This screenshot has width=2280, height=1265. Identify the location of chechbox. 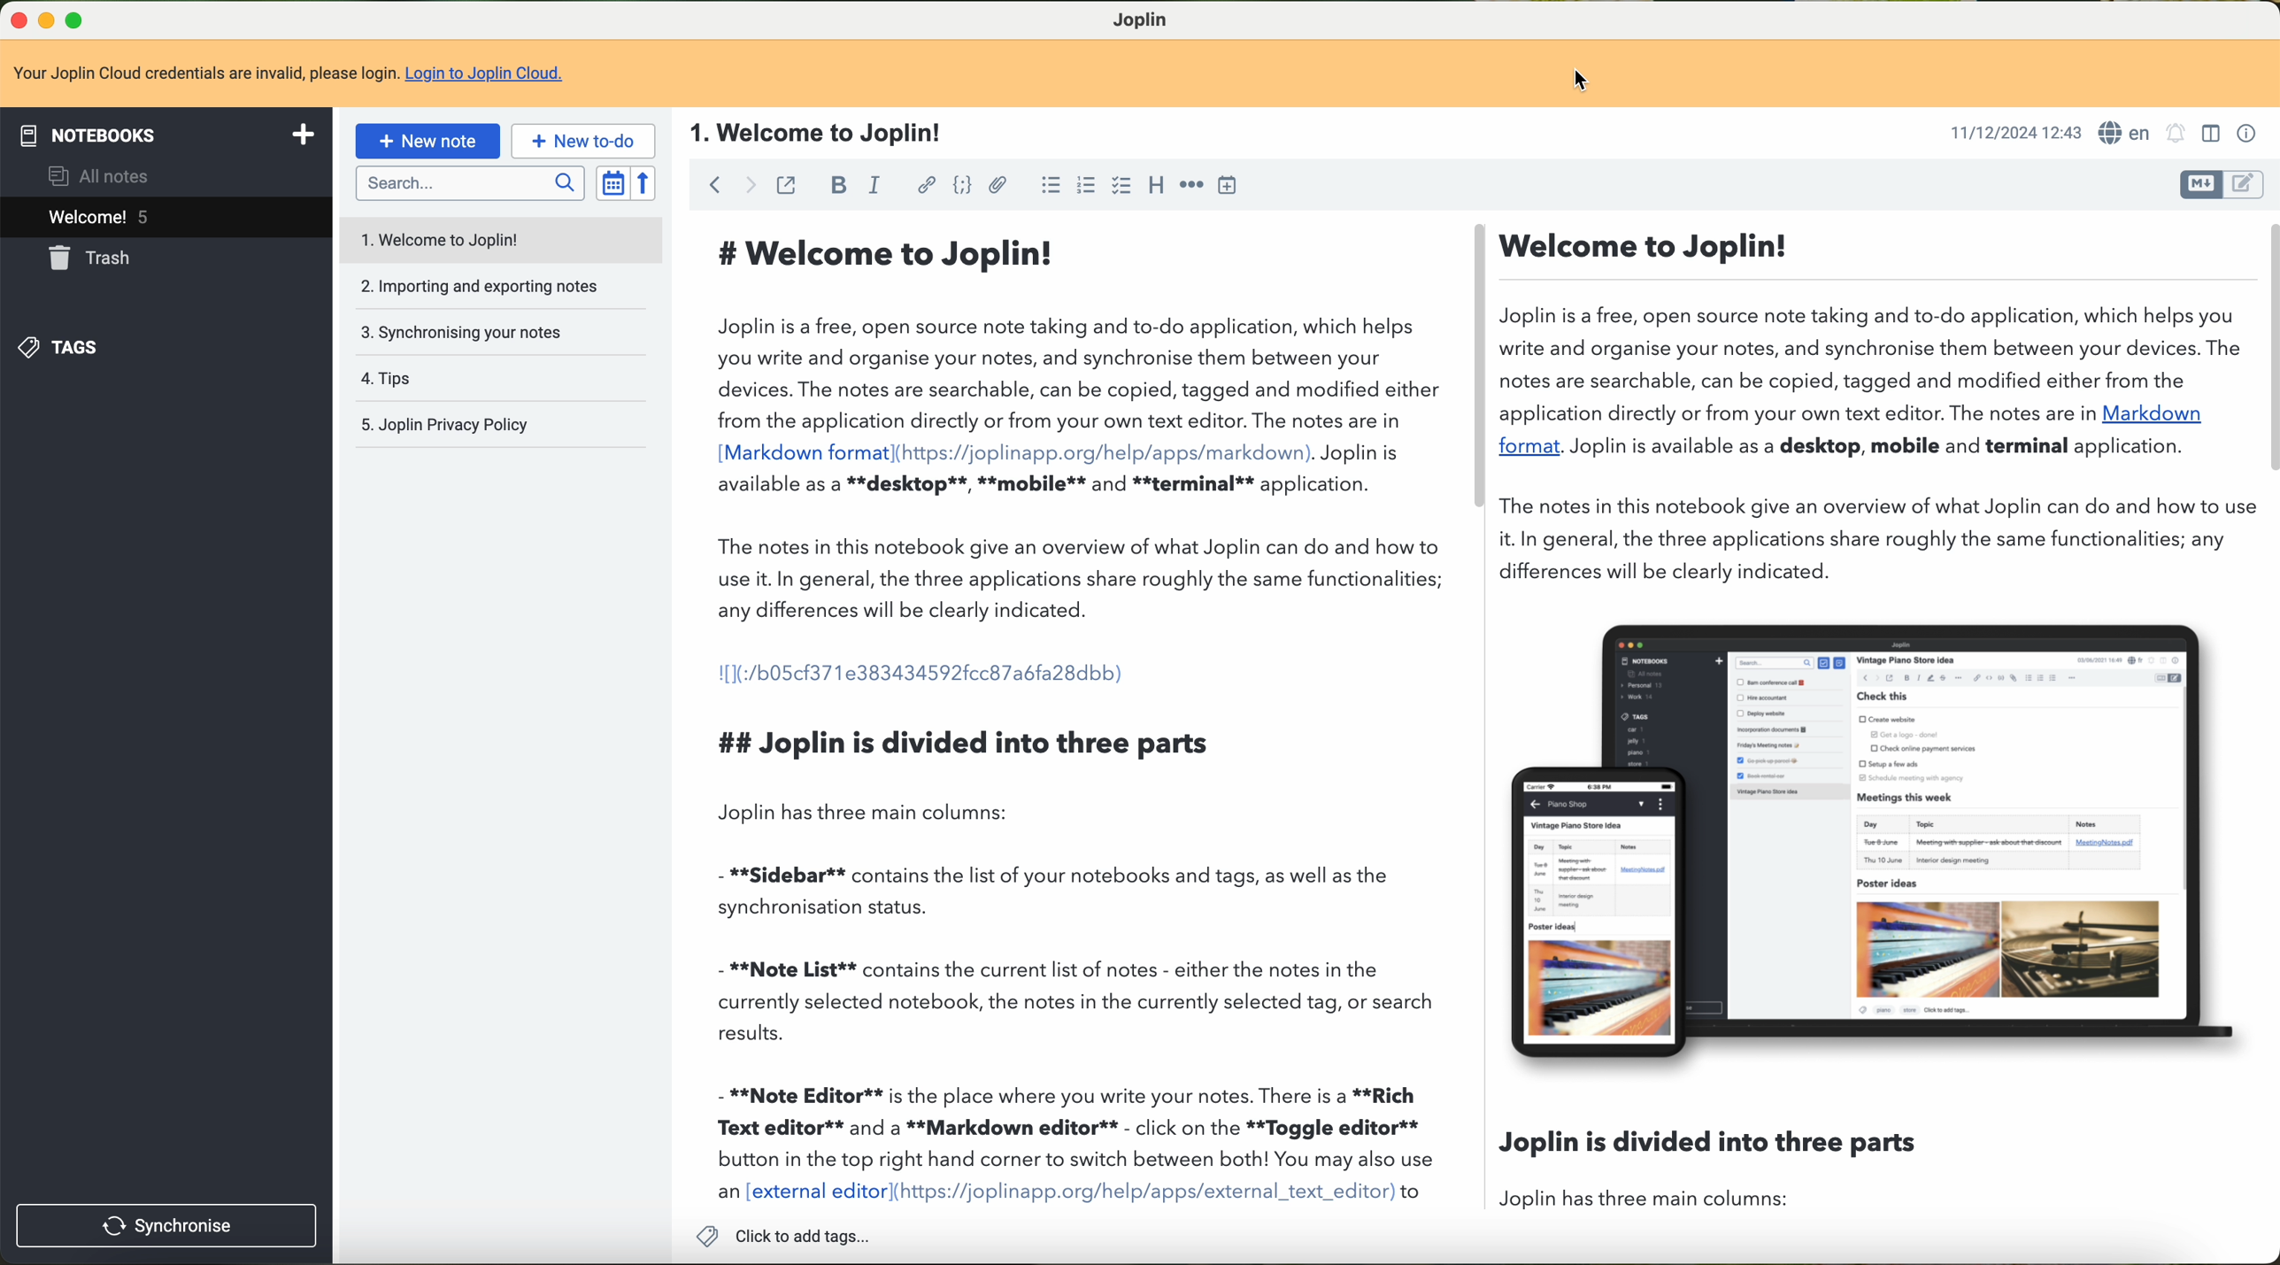
(1120, 187).